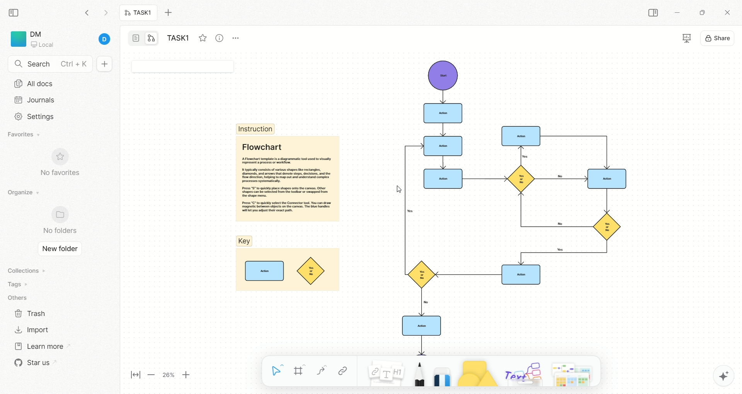  Describe the element at coordinates (321, 372) in the screenshot. I see `curve` at that location.